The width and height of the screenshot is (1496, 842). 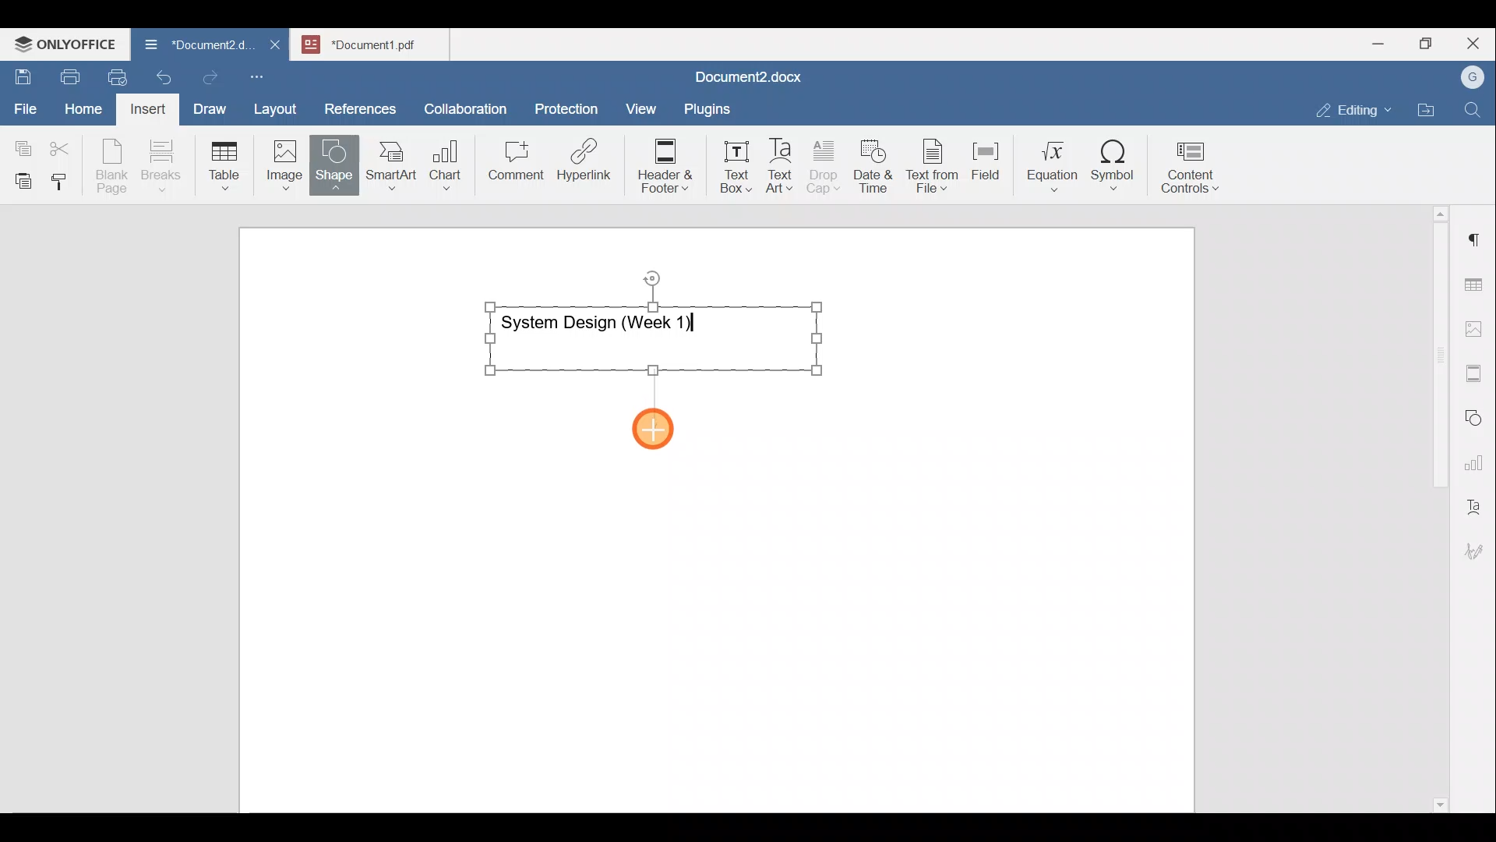 What do you see at coordinates (571, 107) in the screenshot?
I see `Protection` at bounding box center [571, 107].